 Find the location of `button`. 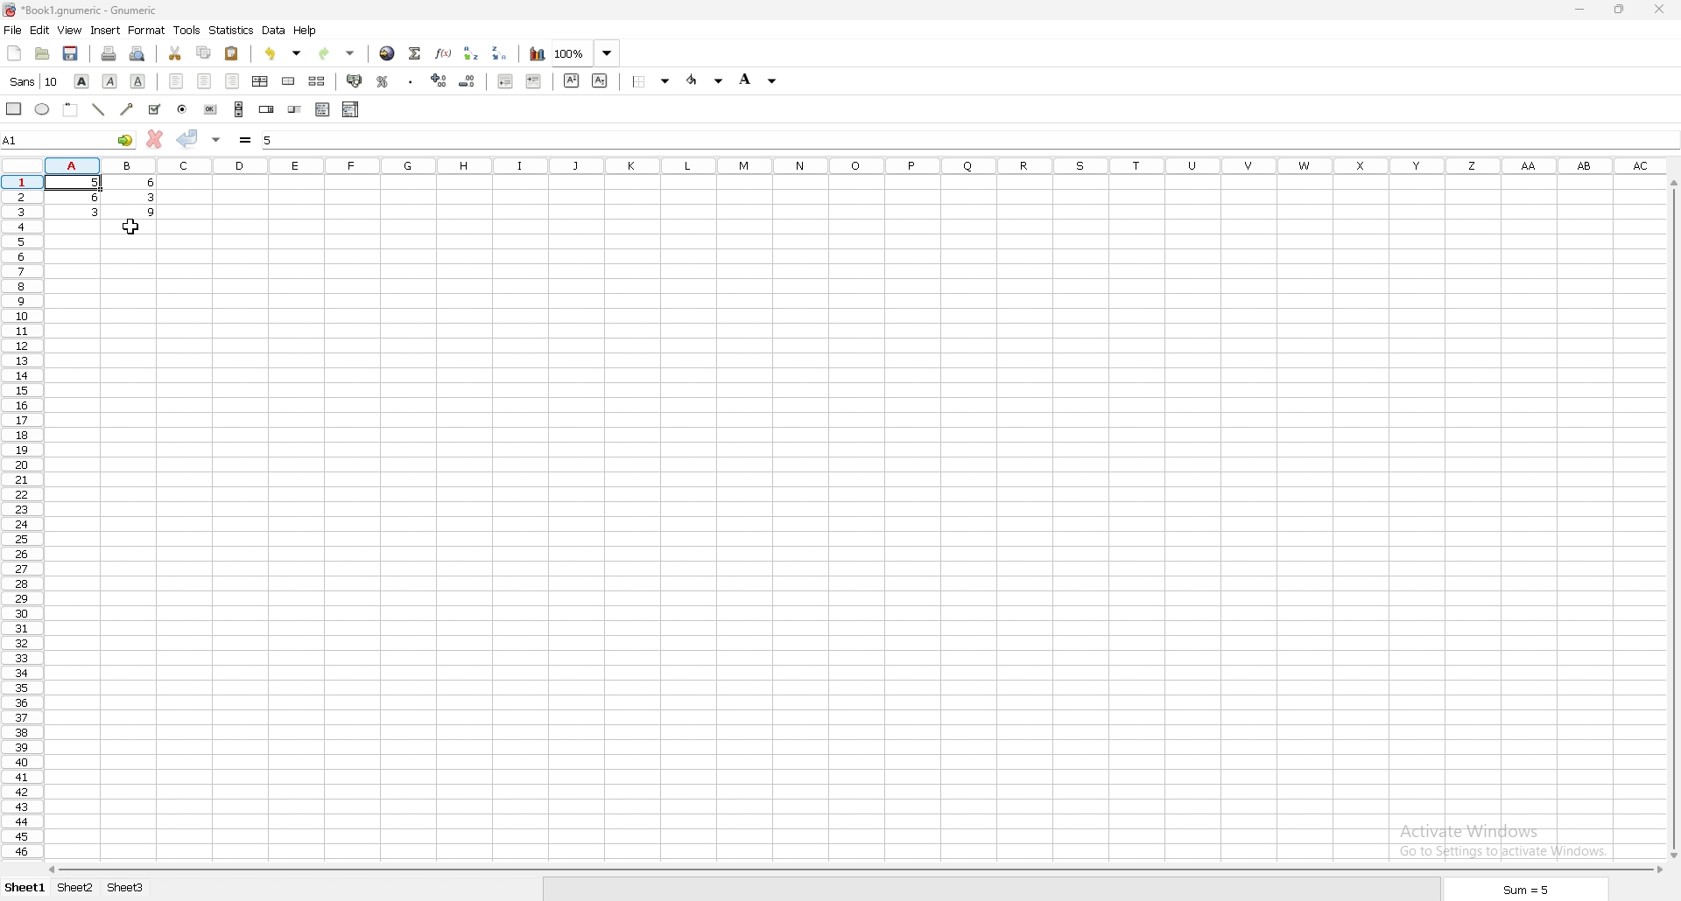

button is located at coordinates (211, 109).